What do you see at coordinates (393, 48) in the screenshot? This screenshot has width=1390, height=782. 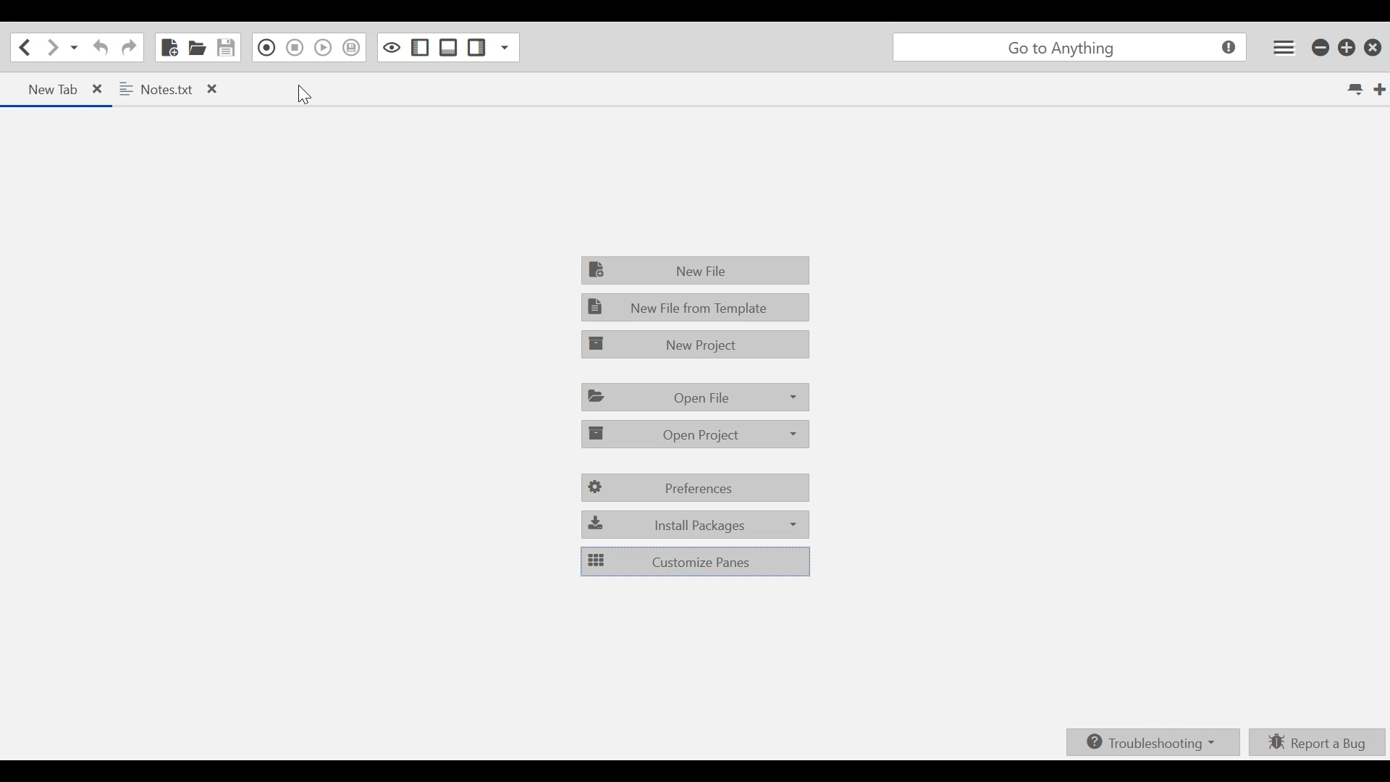 I see `Toggle Focus Mode` at bounding box center [393, 48].